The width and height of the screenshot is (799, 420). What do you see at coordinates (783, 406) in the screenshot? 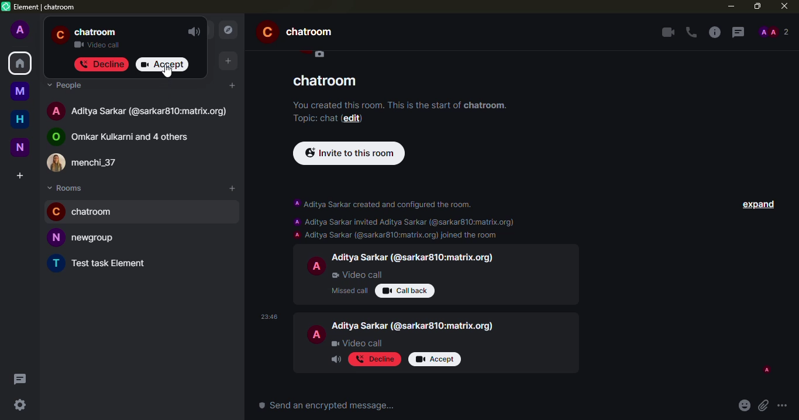
I see `more` at bounding box center [783, 406].